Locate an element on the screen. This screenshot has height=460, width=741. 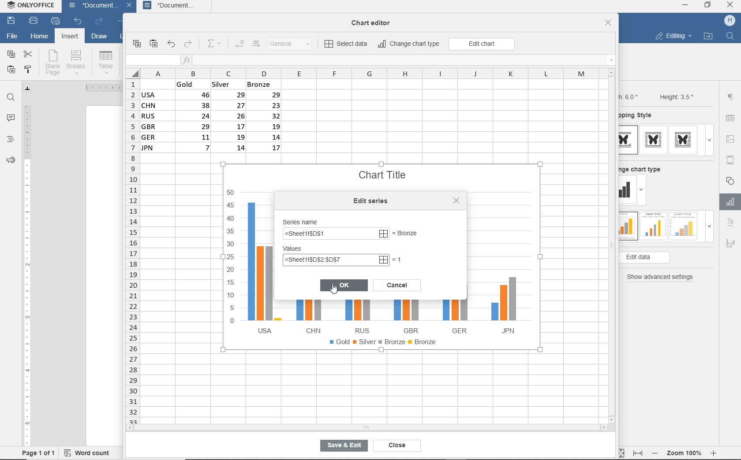
hp is located at coordinates (730, 21).